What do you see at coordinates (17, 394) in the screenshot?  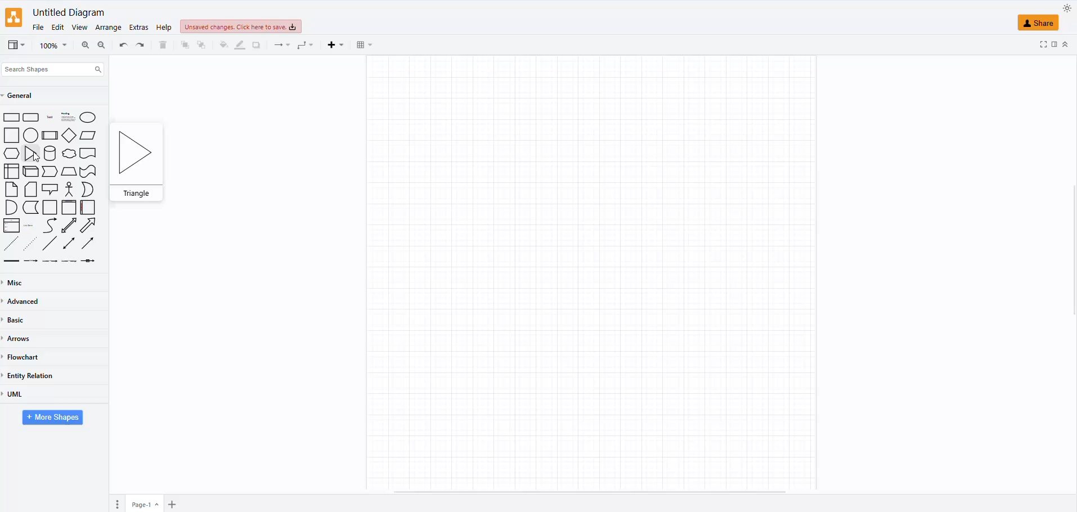 I see `uml` at bounding box center [17, 394].